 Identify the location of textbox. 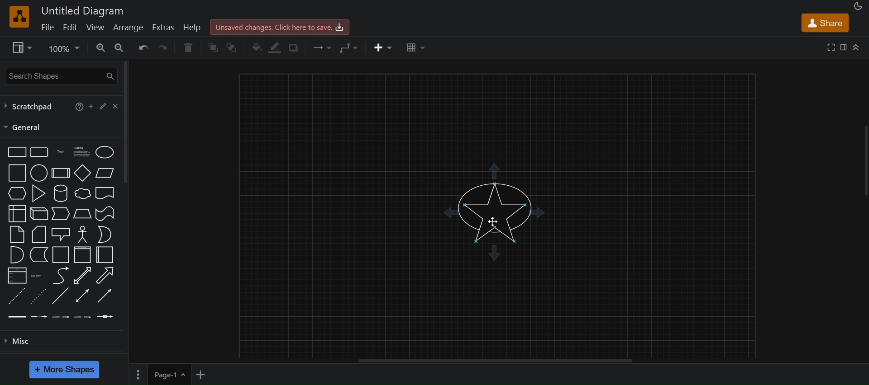
(83, 152).